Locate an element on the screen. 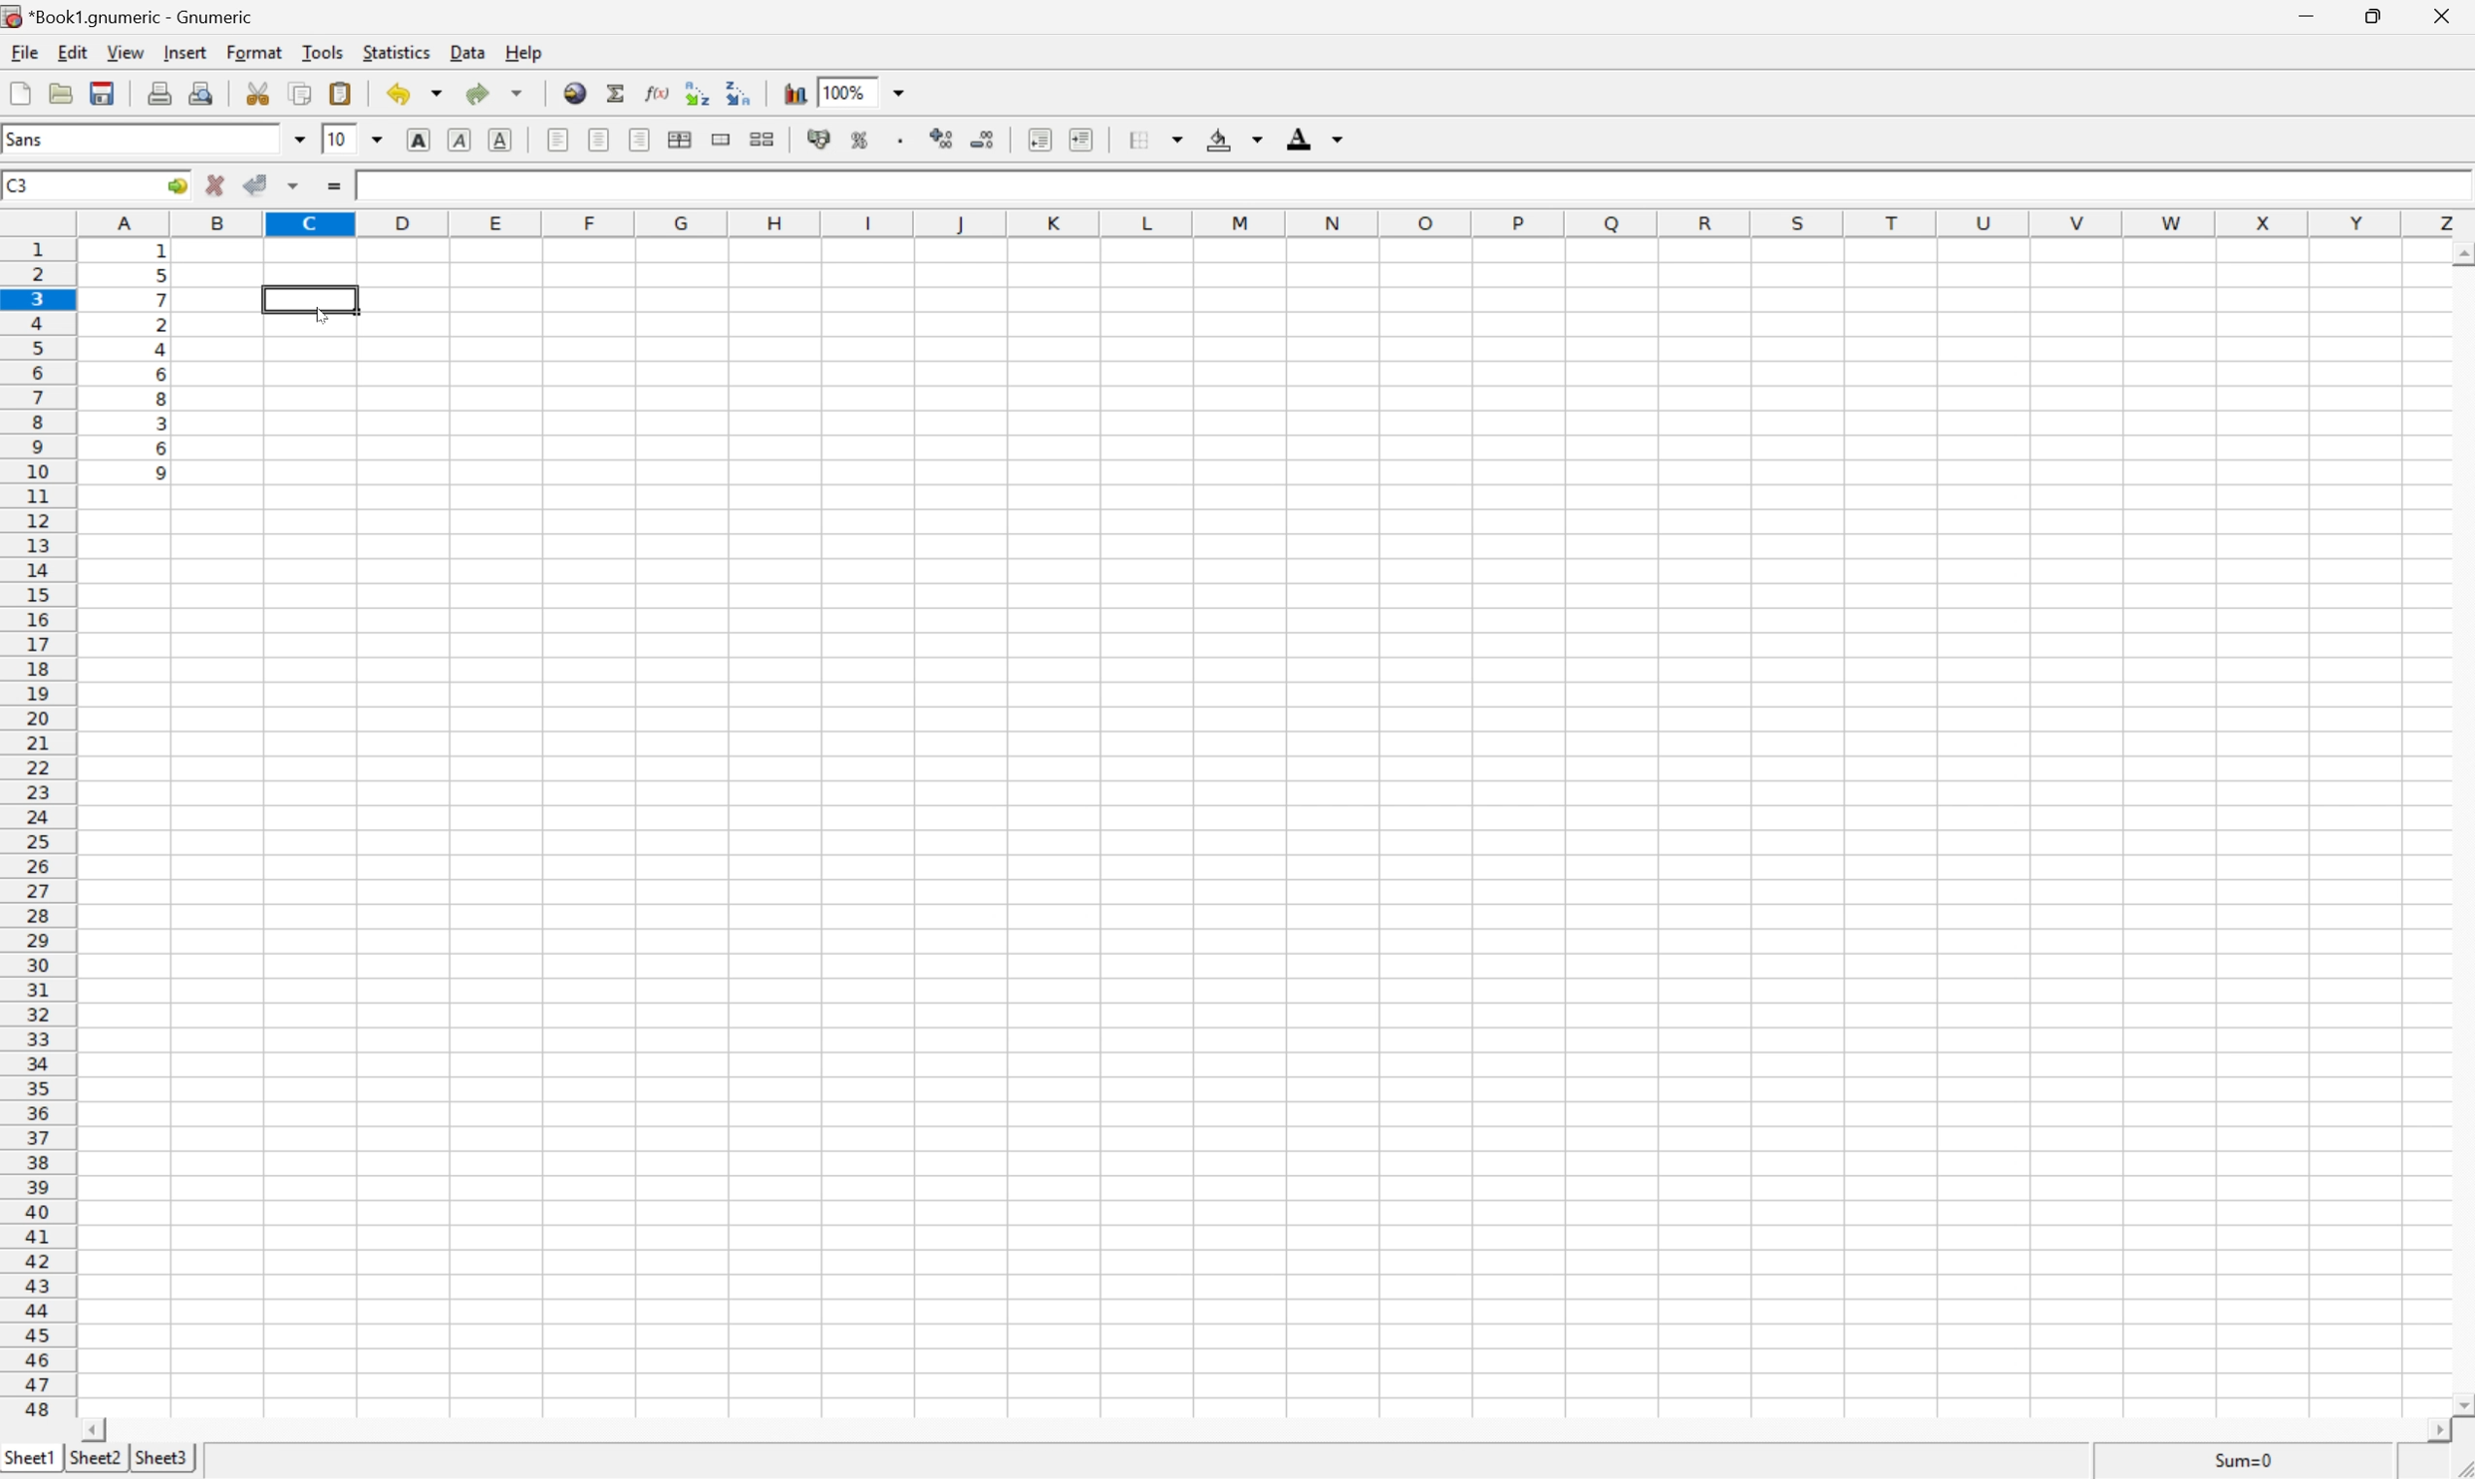  foreground is located at coordinates (1314, 138).